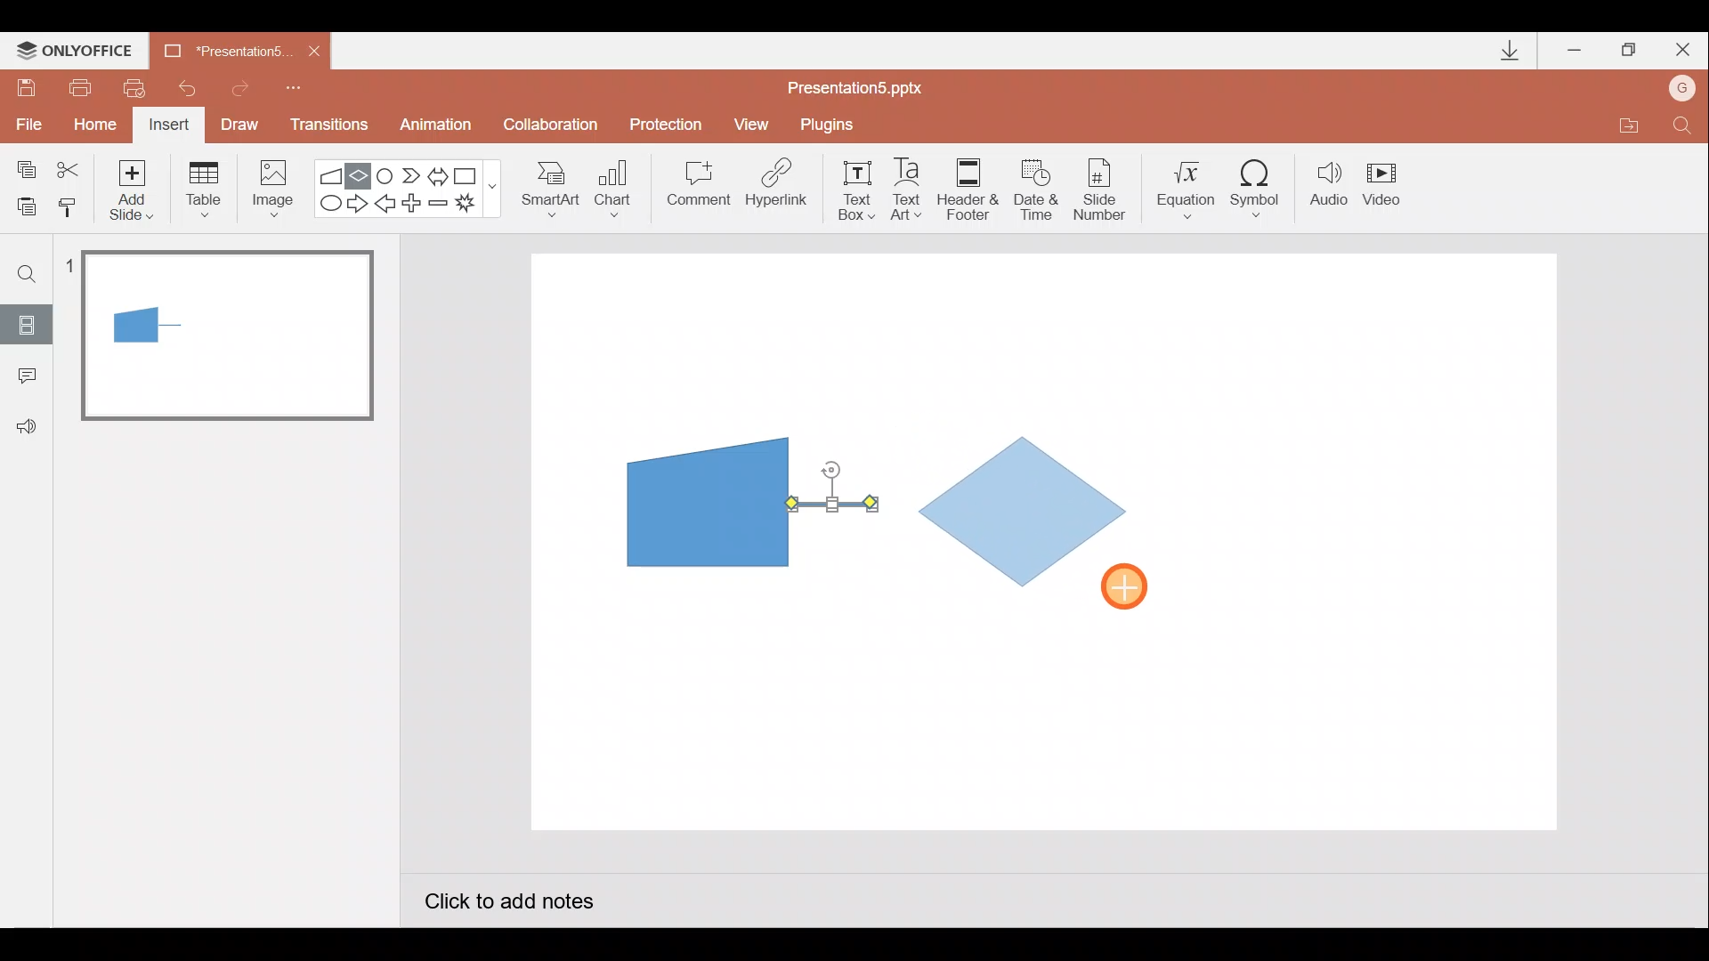 The height and width of the screenshot is (961, 1709). I want to click on Undo, so click(190, 88).